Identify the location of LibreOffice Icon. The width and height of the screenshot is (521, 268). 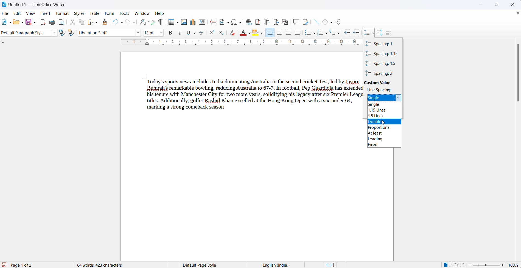
(4, 4).